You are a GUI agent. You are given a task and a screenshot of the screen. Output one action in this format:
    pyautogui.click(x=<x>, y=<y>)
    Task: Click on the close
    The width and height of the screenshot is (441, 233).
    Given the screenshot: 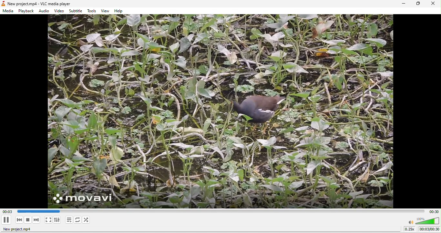 What is the action you would take?
    pyautogui.click(x=433, y=5)
    